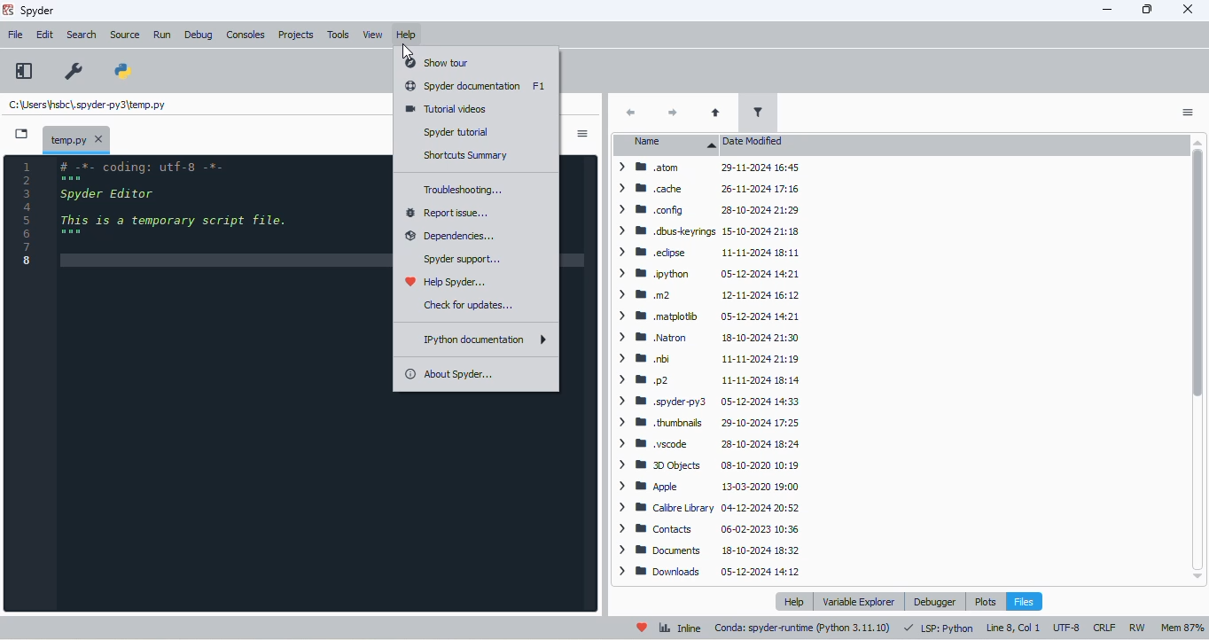 The image size is (1209, 640). Describe the element at coordinates (17, 35) in the screenshot. I see `file` at that location.